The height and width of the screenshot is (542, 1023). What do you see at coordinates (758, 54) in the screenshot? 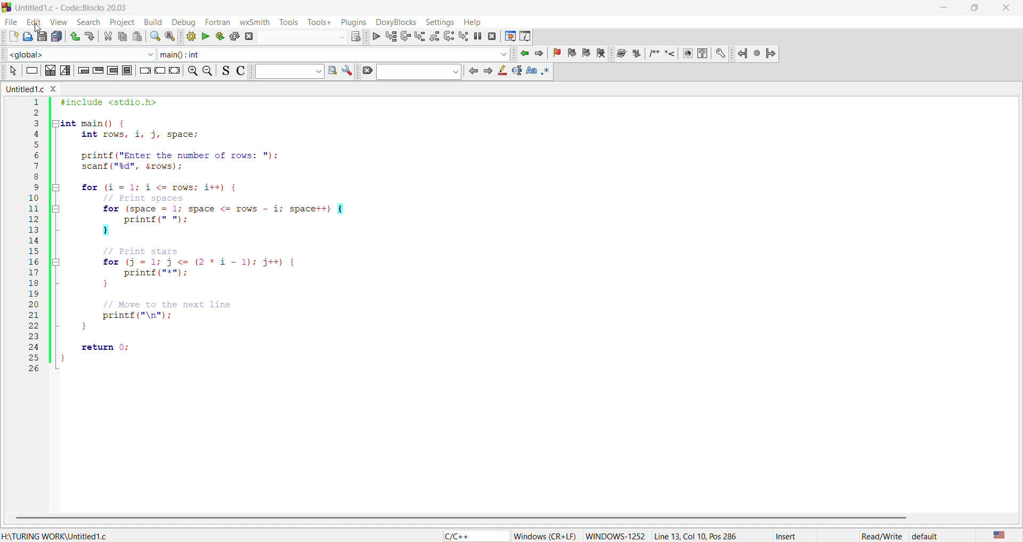
I see `last jump` at bounding box center [758, 54].